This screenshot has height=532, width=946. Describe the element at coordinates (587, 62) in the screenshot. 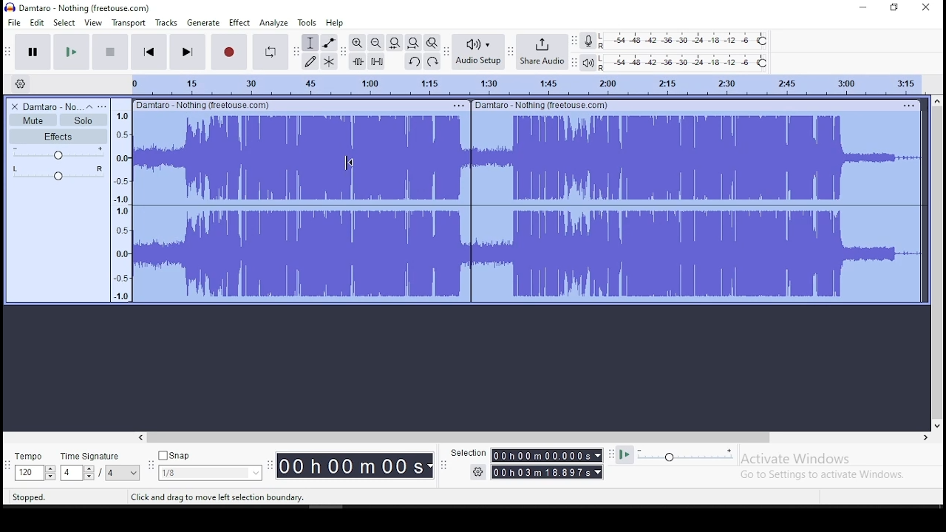

I see `playback meter` at that location.